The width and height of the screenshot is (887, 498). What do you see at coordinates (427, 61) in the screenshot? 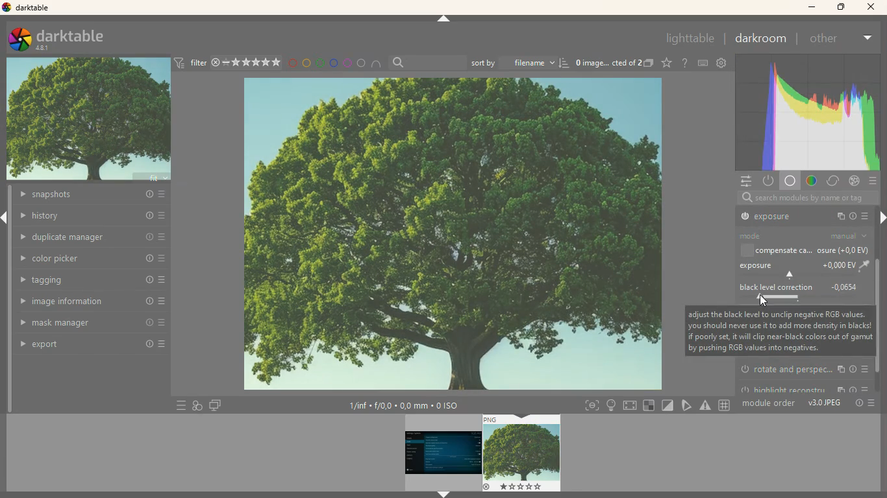
I see `search` at bounding box center [427, 61].